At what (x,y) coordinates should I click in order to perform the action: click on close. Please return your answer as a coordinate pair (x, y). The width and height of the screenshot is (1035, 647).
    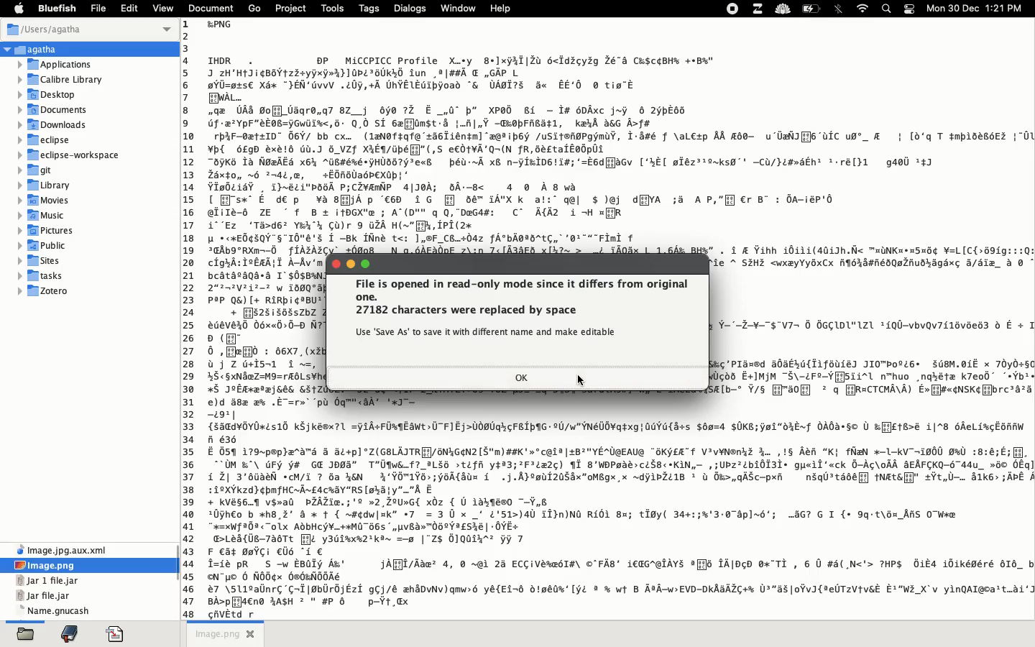
    Looking at the image, I should click on (248, 634).